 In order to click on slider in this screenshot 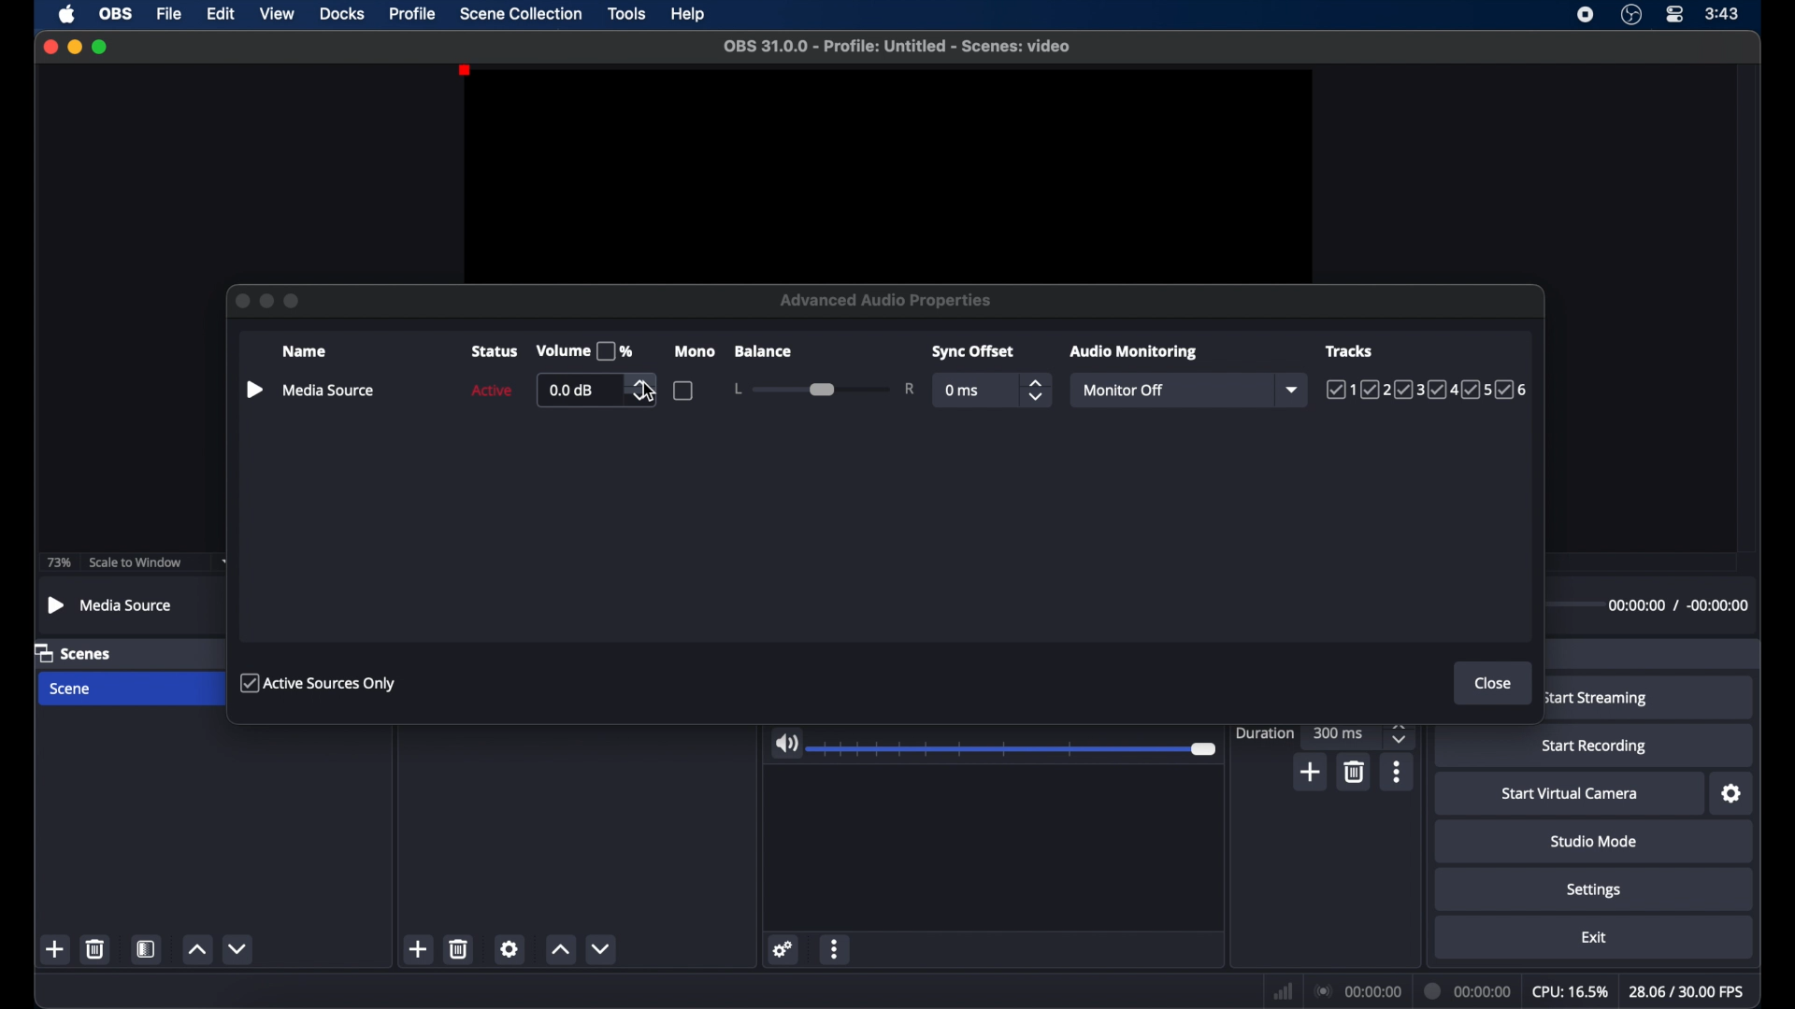, I will do `click(1016, 749)`.